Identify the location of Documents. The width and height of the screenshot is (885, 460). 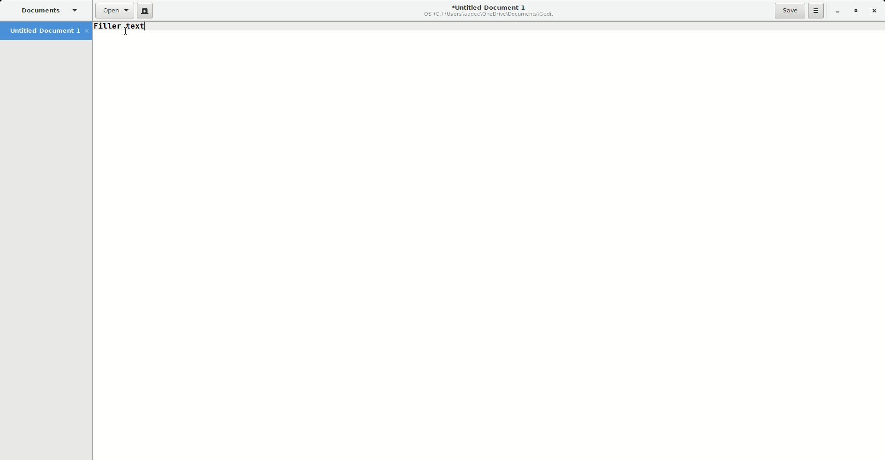
(47, 11).